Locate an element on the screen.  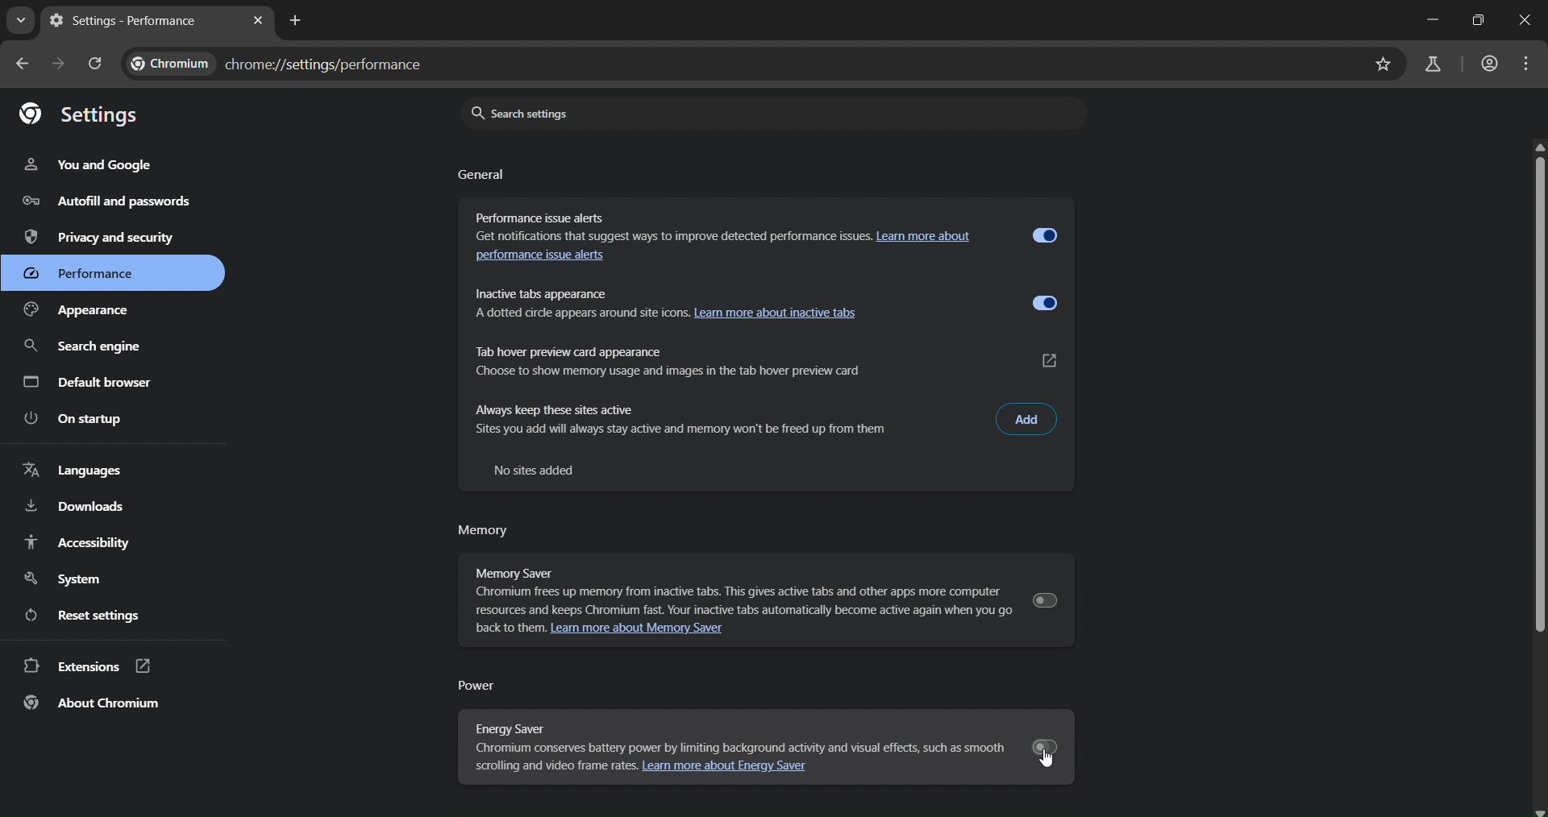
accessibility is located at coordinates (78, 542).